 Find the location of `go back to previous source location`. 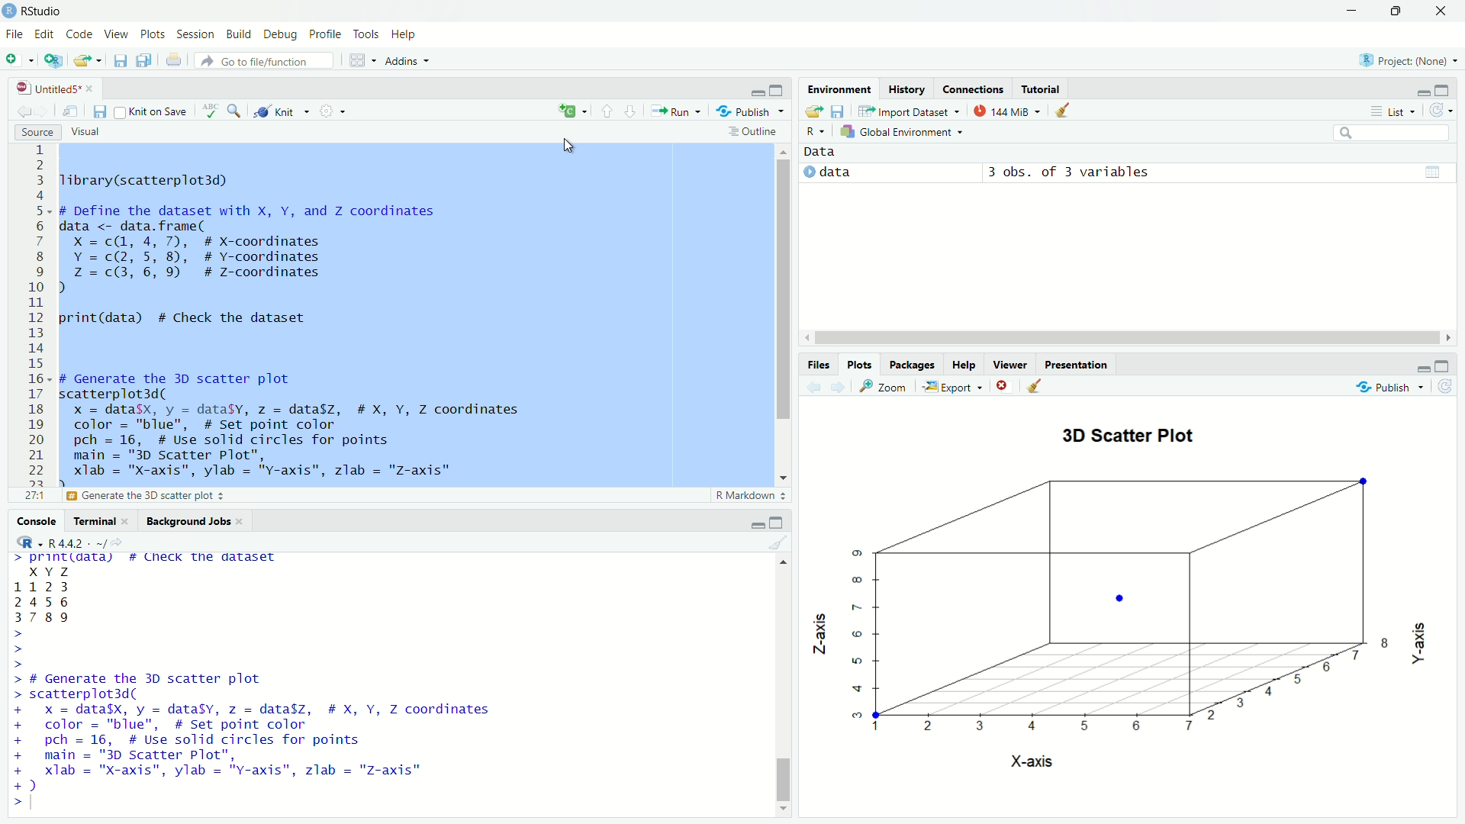

go back to previous source location is located at coordinates (15, 111).